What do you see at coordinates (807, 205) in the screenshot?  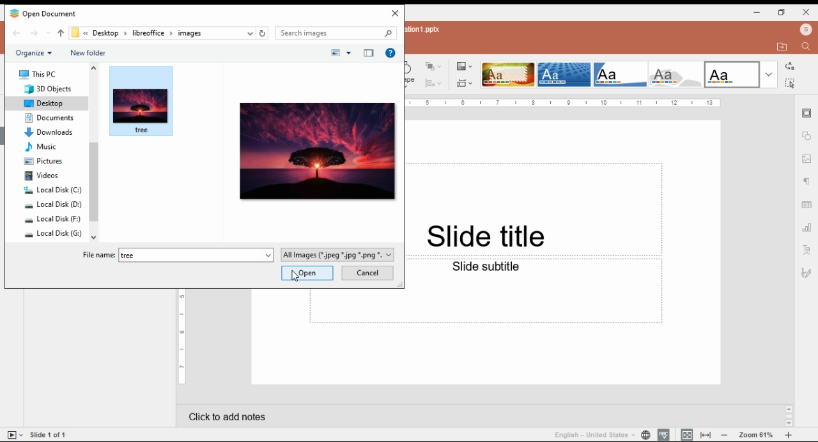 I see `table  settings` at bounding box center [807, 205].